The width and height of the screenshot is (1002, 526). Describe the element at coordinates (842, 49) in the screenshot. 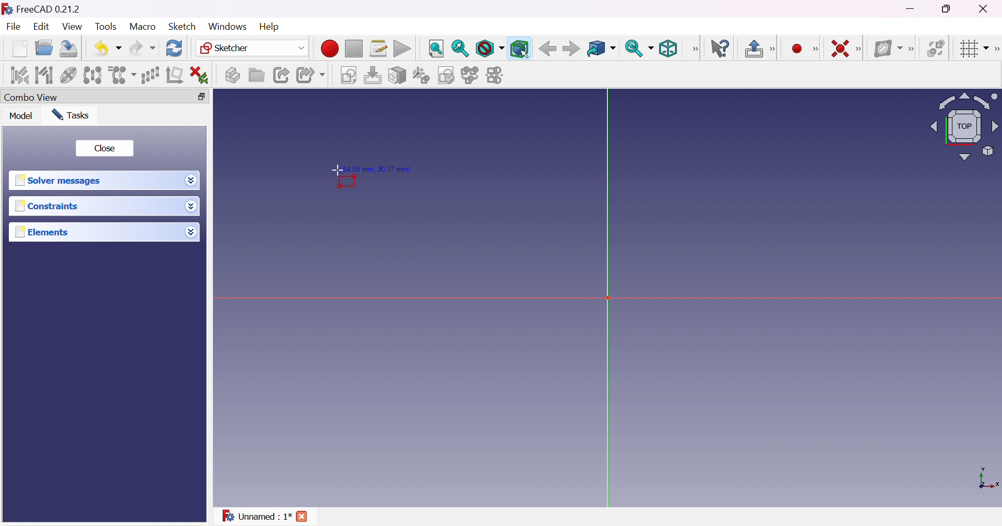

I see `Constrain coincident` at that location.